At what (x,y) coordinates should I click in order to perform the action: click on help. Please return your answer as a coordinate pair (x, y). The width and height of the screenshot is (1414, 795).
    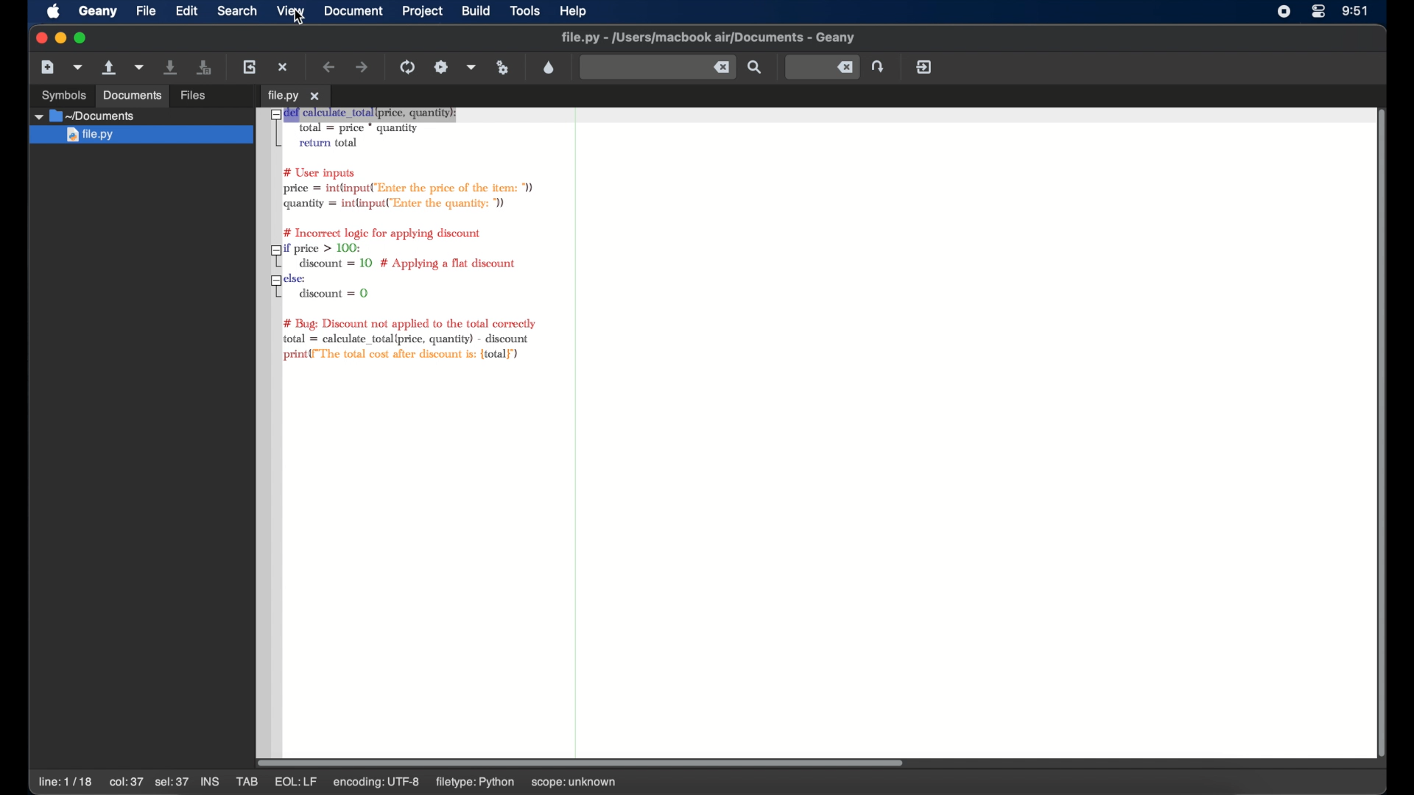
    Looking at the image, I should click on (574, 12).